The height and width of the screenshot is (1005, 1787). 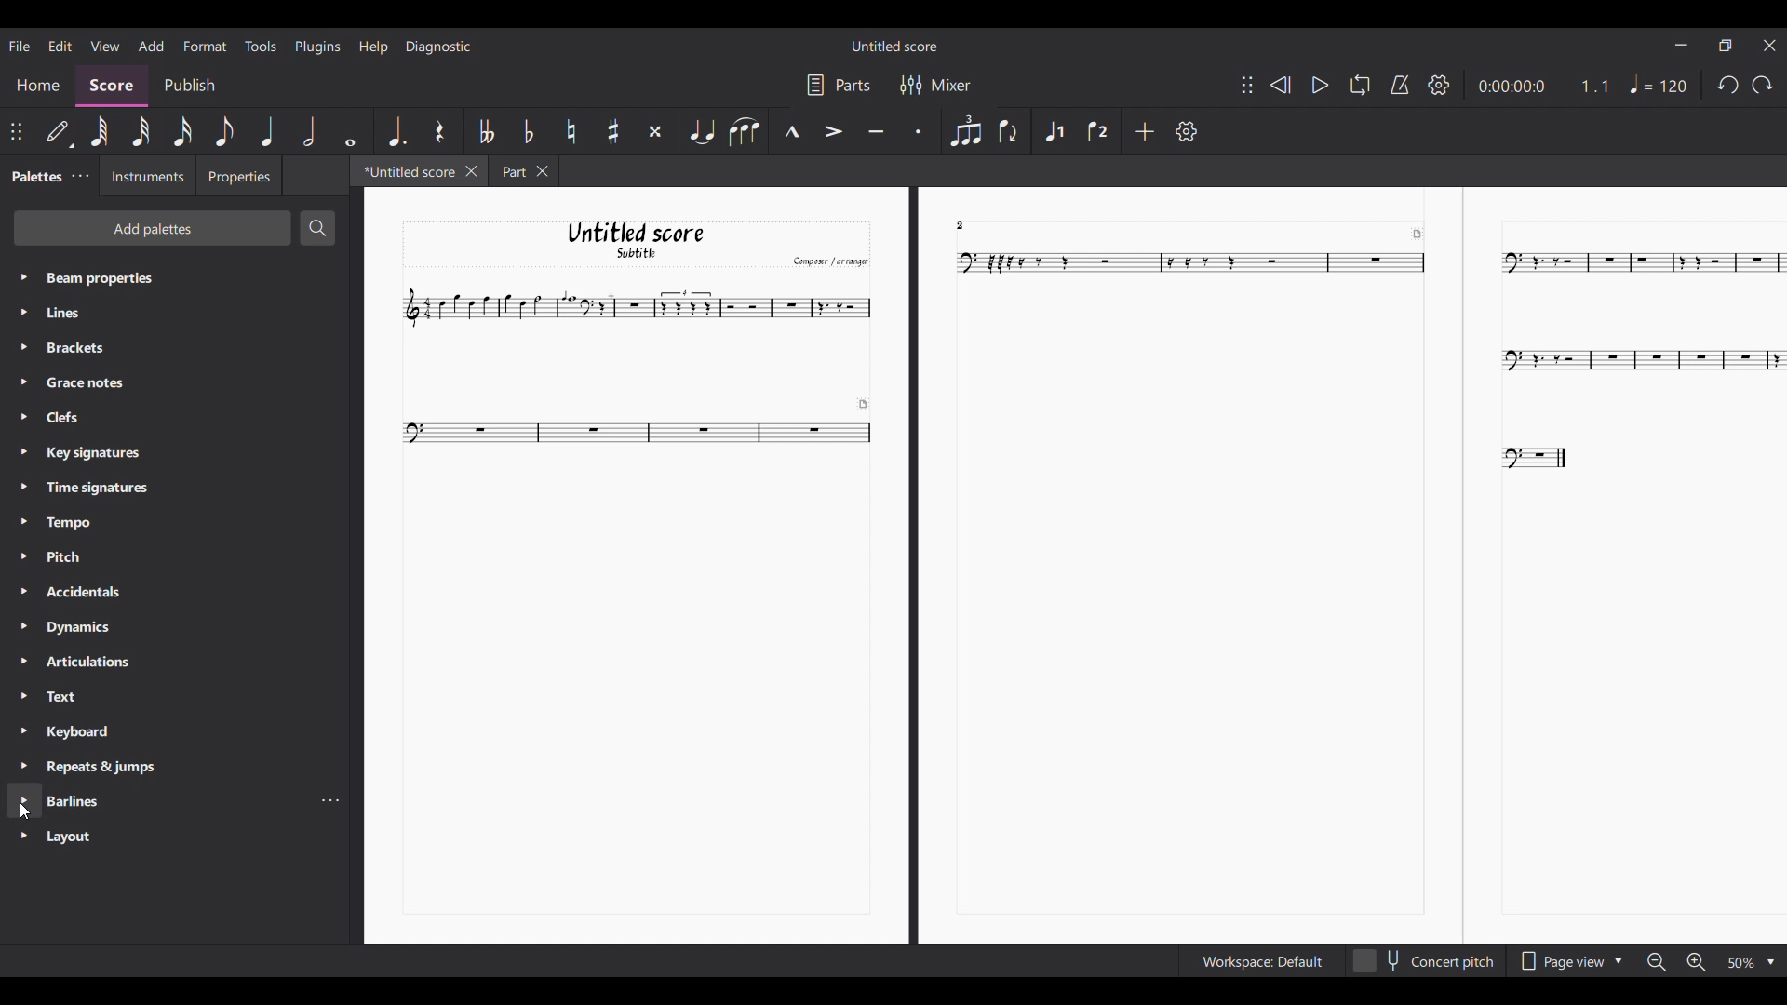 What do you see at coordinates (261, 46) in the screenshot?
I see `Tools menu` at bounding box center [261, 46].